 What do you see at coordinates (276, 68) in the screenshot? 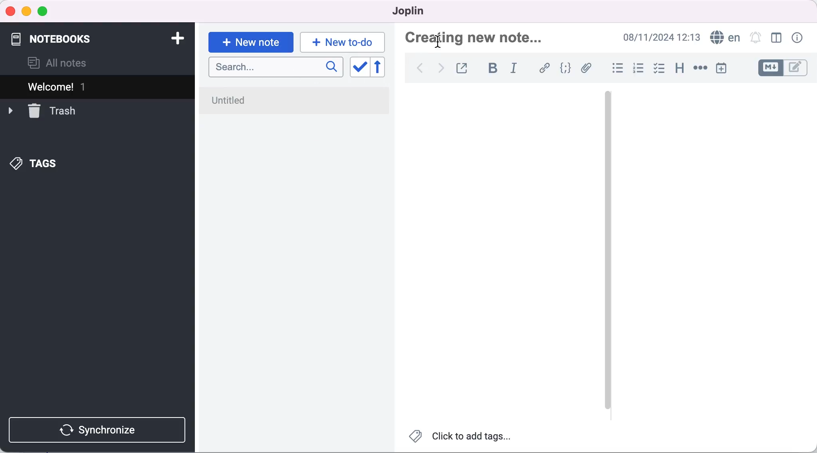
I see `search` at bounding box center [276, 68].